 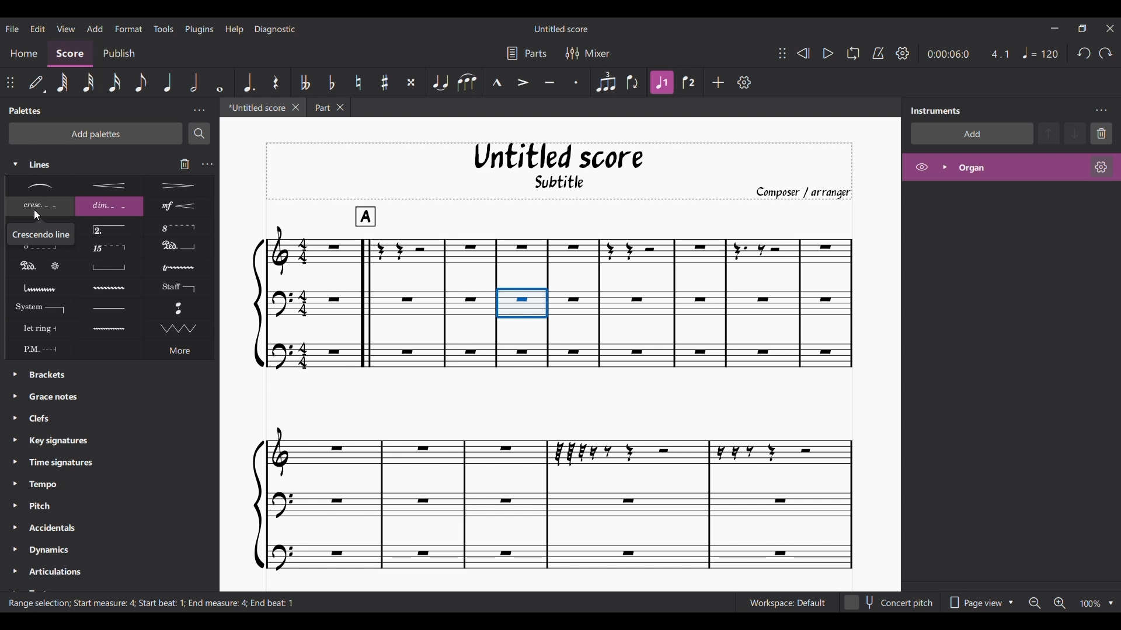 I want to click on Accent, so click(x=523, y=83).